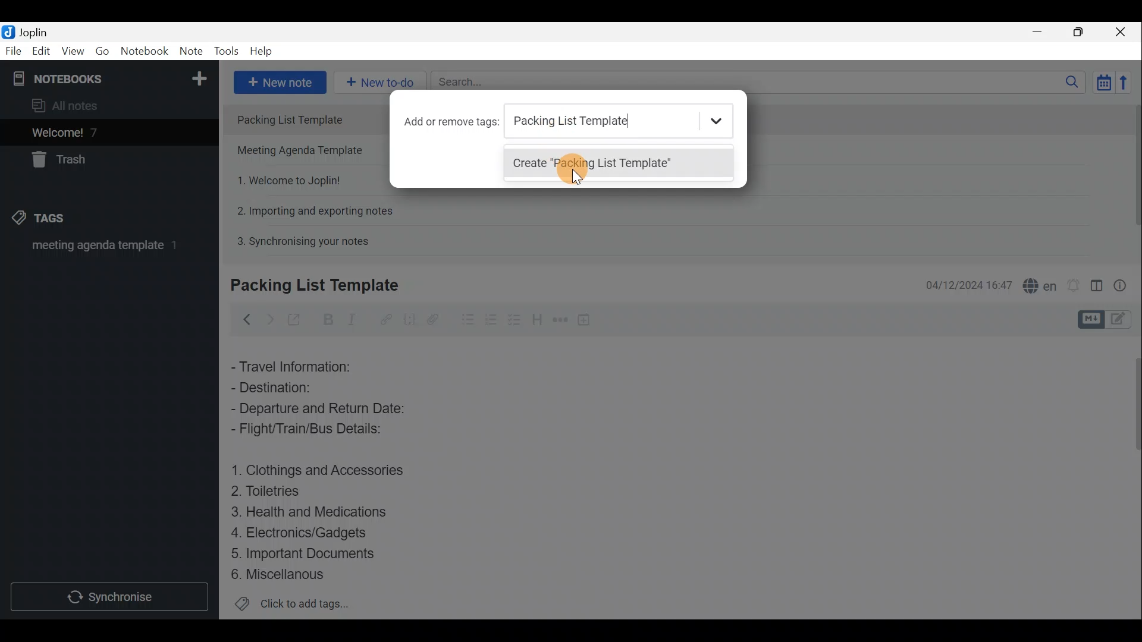 The width and height of the screenshot is (1142, 642). I want to click on Code, so click(409, 319).